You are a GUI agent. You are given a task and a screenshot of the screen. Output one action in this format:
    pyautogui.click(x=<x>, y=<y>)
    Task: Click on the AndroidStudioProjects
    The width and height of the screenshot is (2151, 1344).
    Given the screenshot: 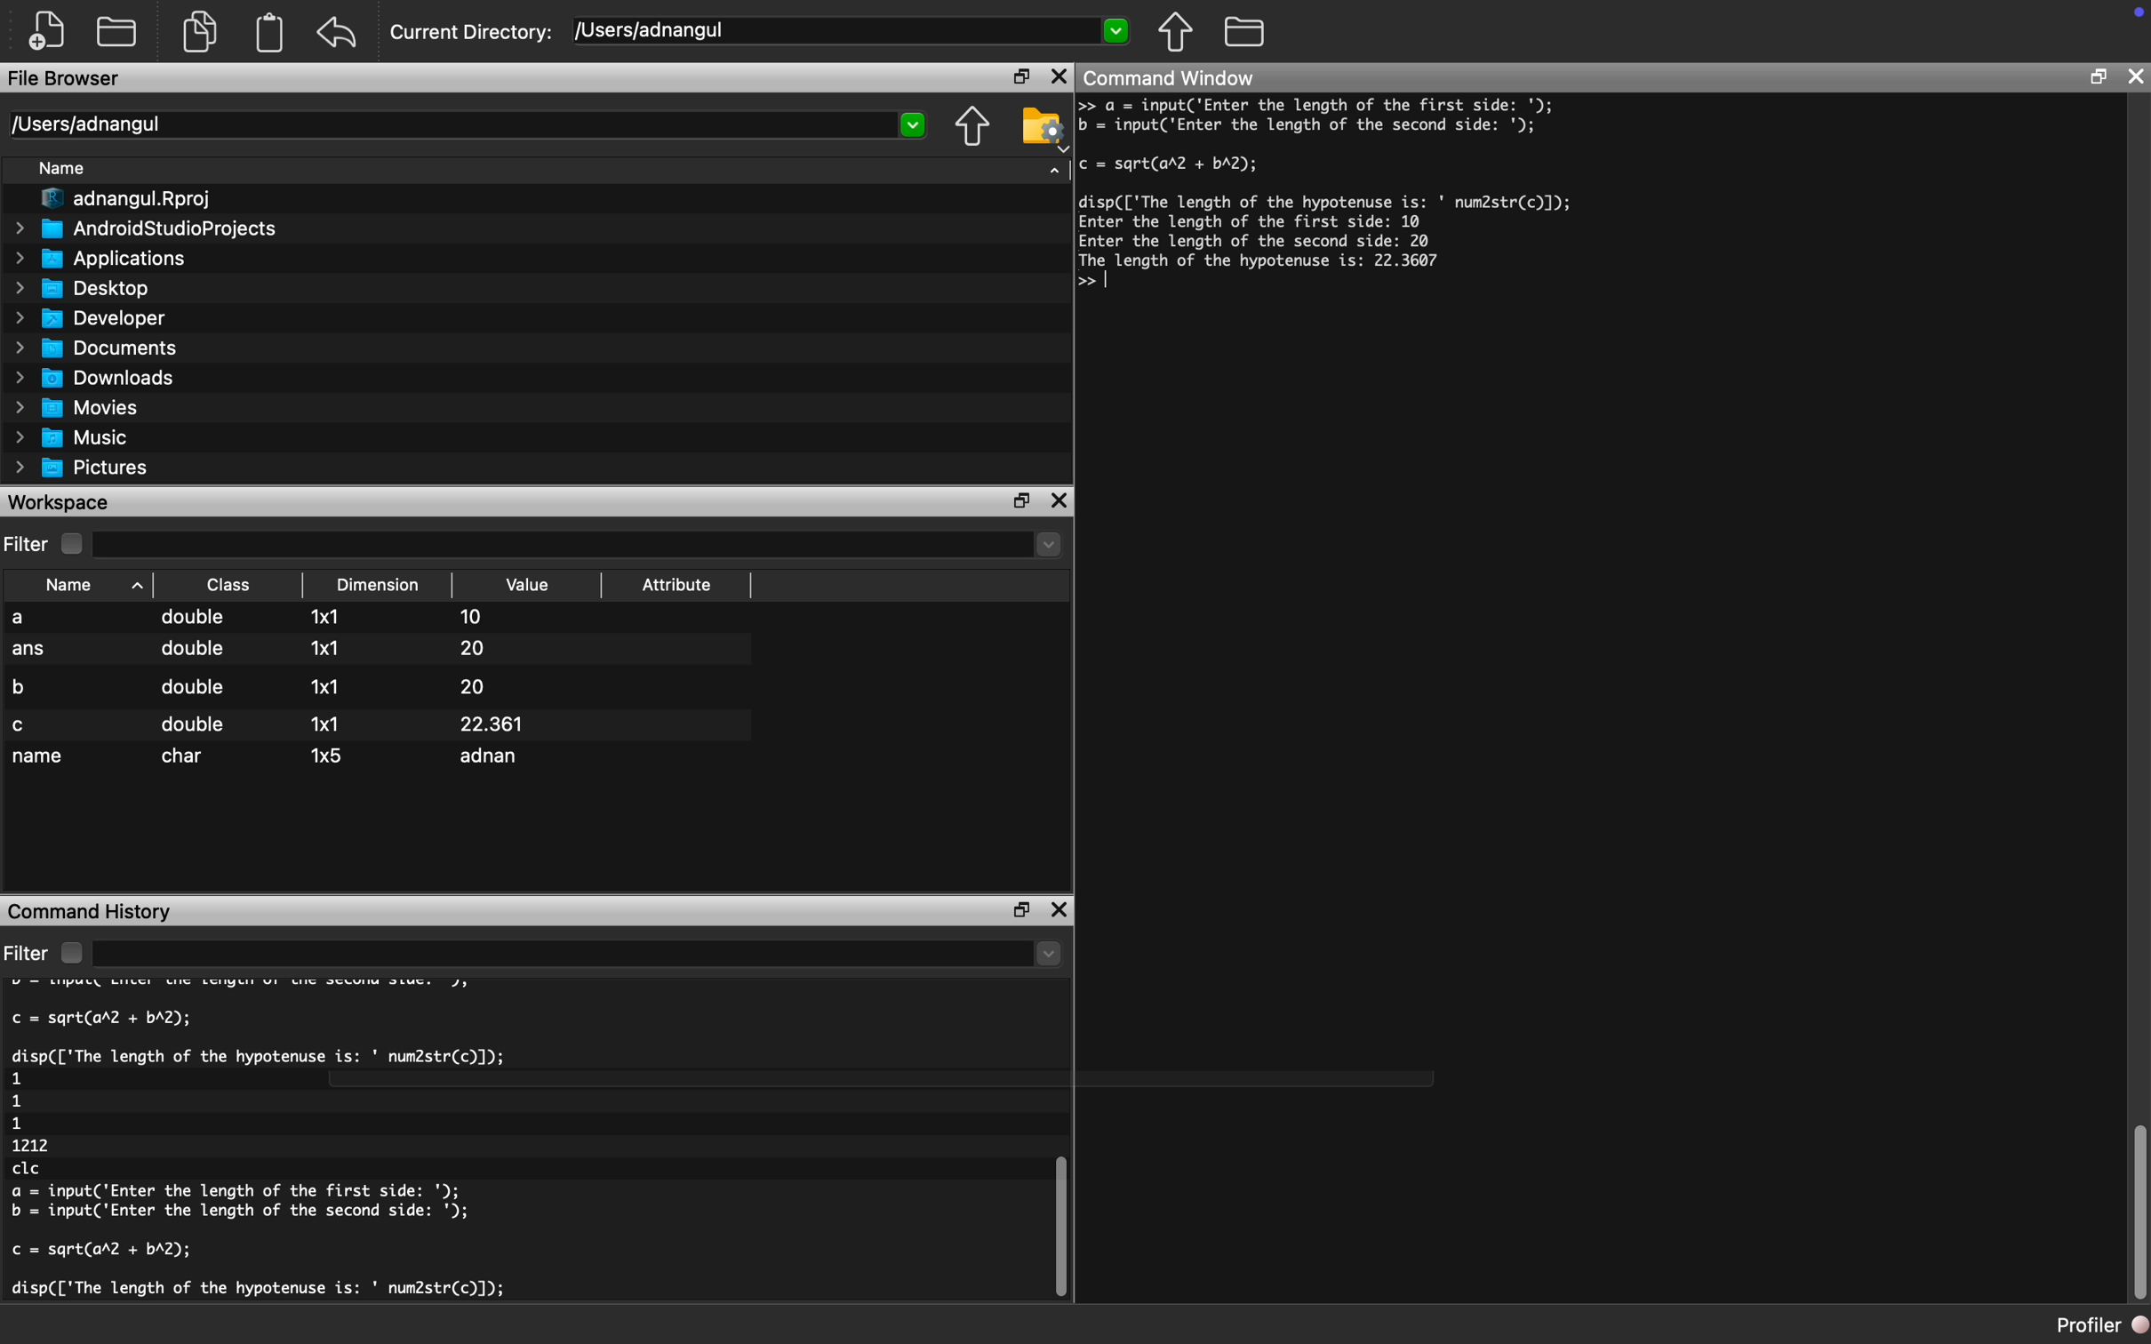 What is the action you would take?
    pyautogui.click(x=148, y=228)
    